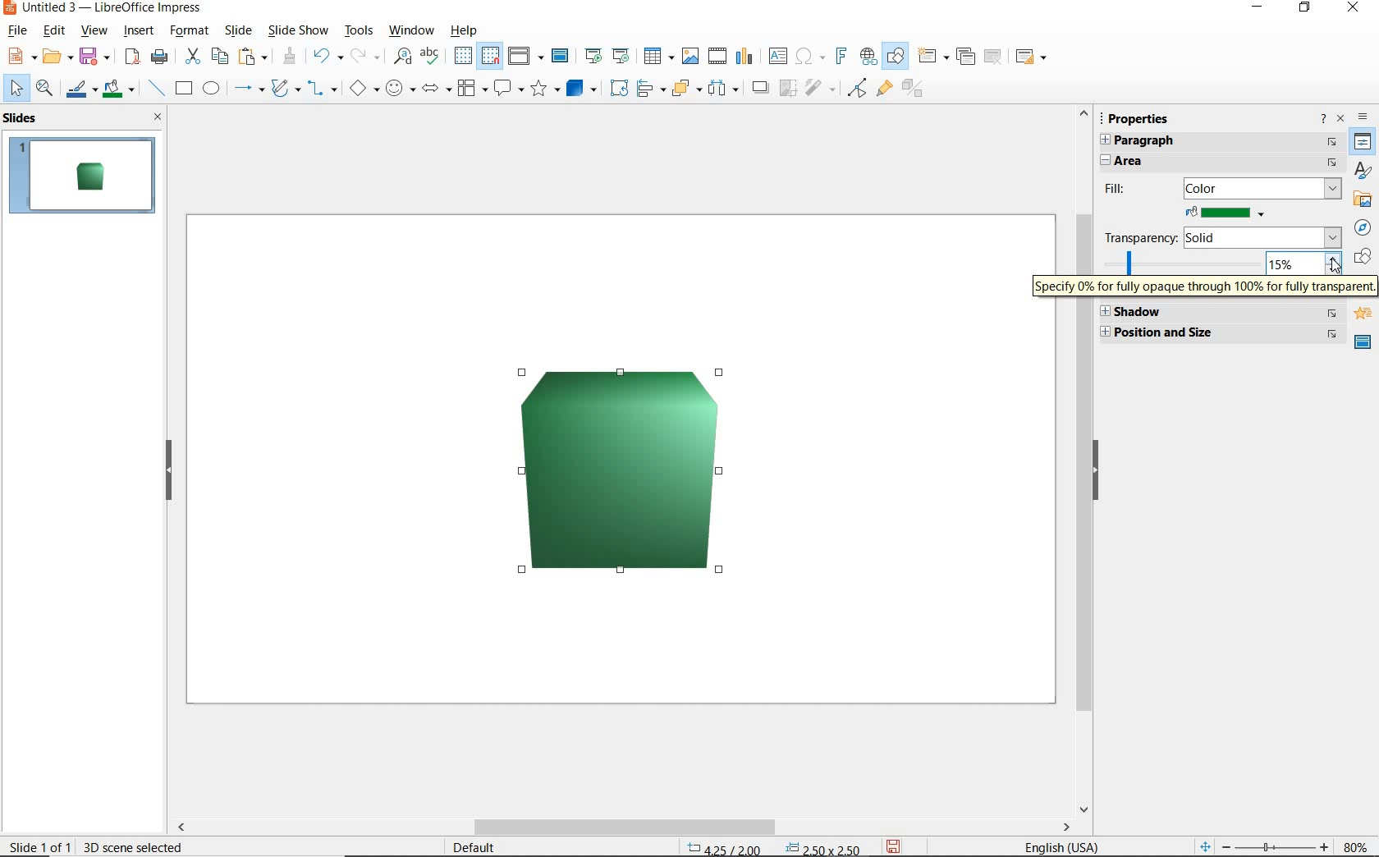  I want to click on SELECT AT LEAST 3 OBJECTS TO DISTRIBUTE, so click(726, 90).